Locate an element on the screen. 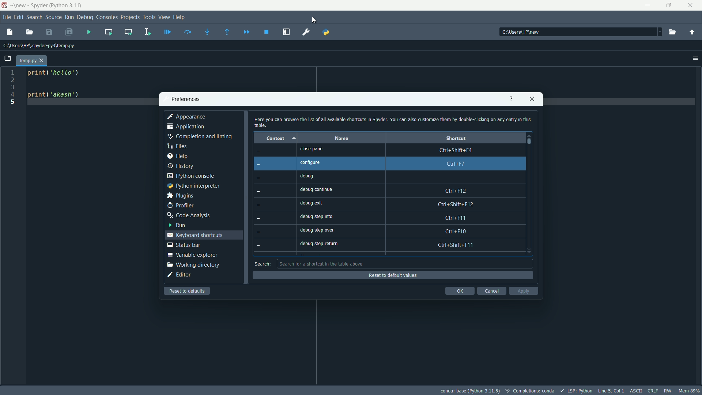 The image size is (702, 395). memory usage is located at coordinates (690, 391).